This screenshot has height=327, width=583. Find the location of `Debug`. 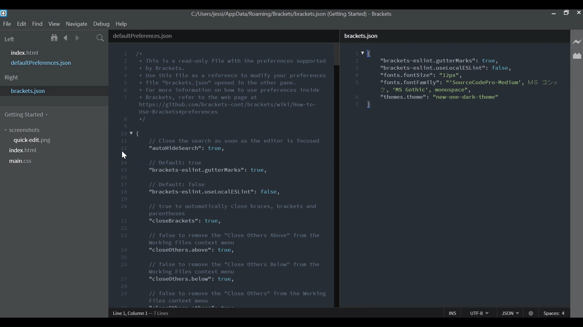

Debug is located at coordinates (102, 24).